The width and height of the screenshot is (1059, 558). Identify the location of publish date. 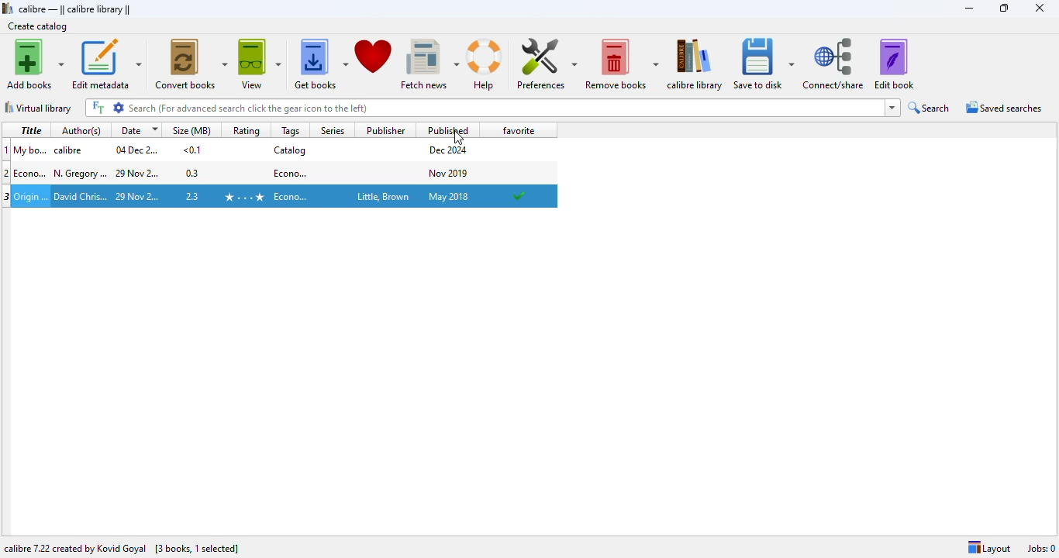
(450, 173).